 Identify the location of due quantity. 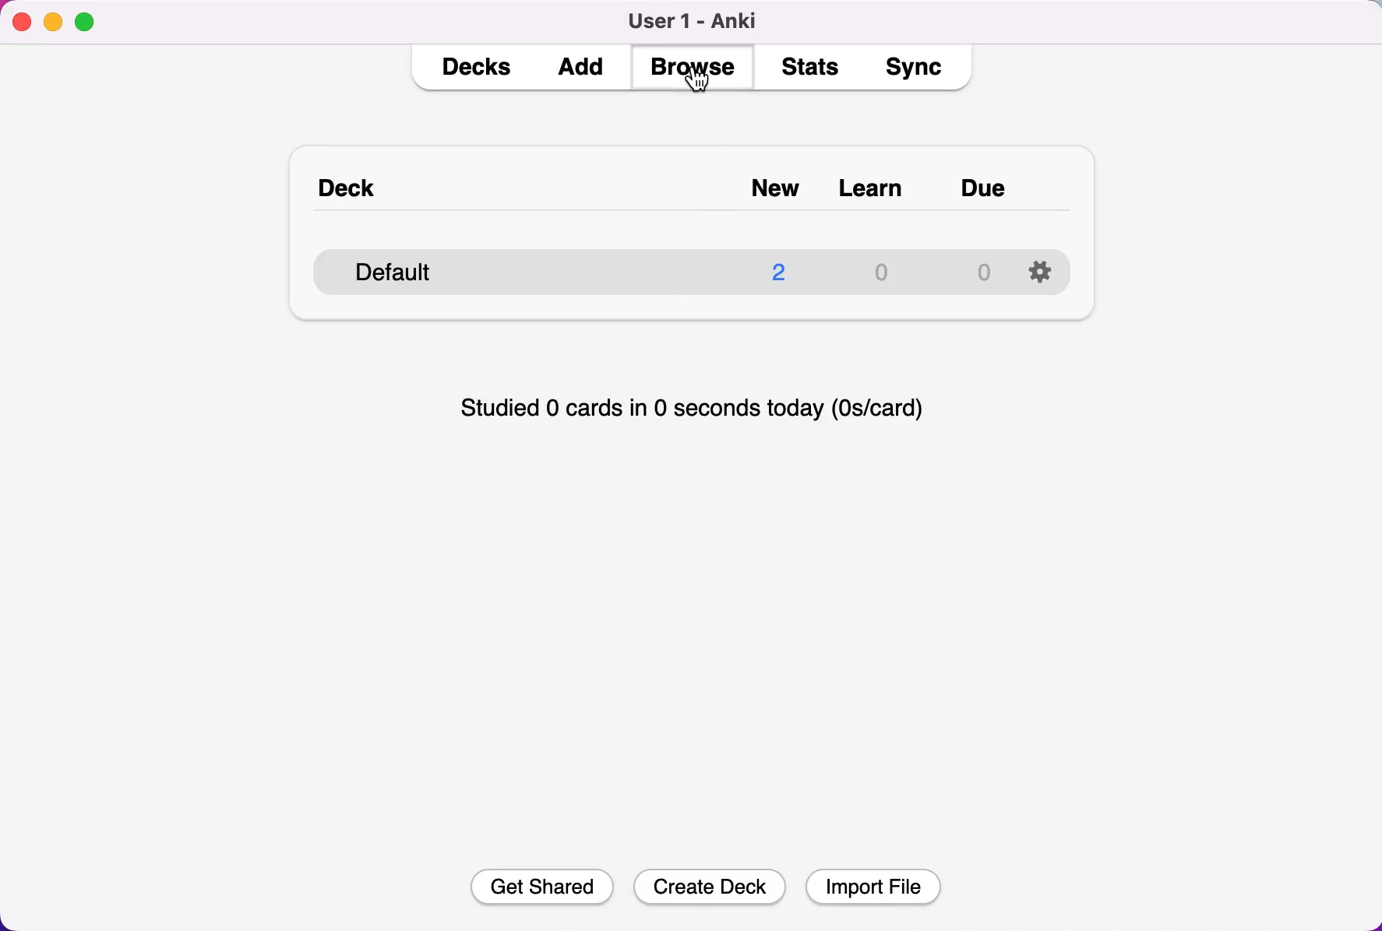
(983, 272).